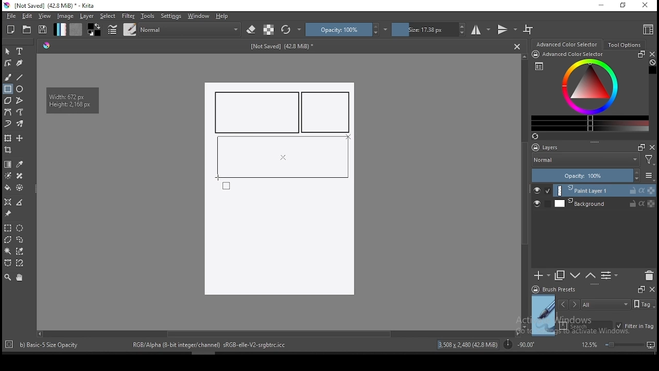 This screenshot has height=371, width=659. What do you see at coordinates (20, 176) in the screenshot?
I see `smart patch tool` at bounding box center [20, 176].